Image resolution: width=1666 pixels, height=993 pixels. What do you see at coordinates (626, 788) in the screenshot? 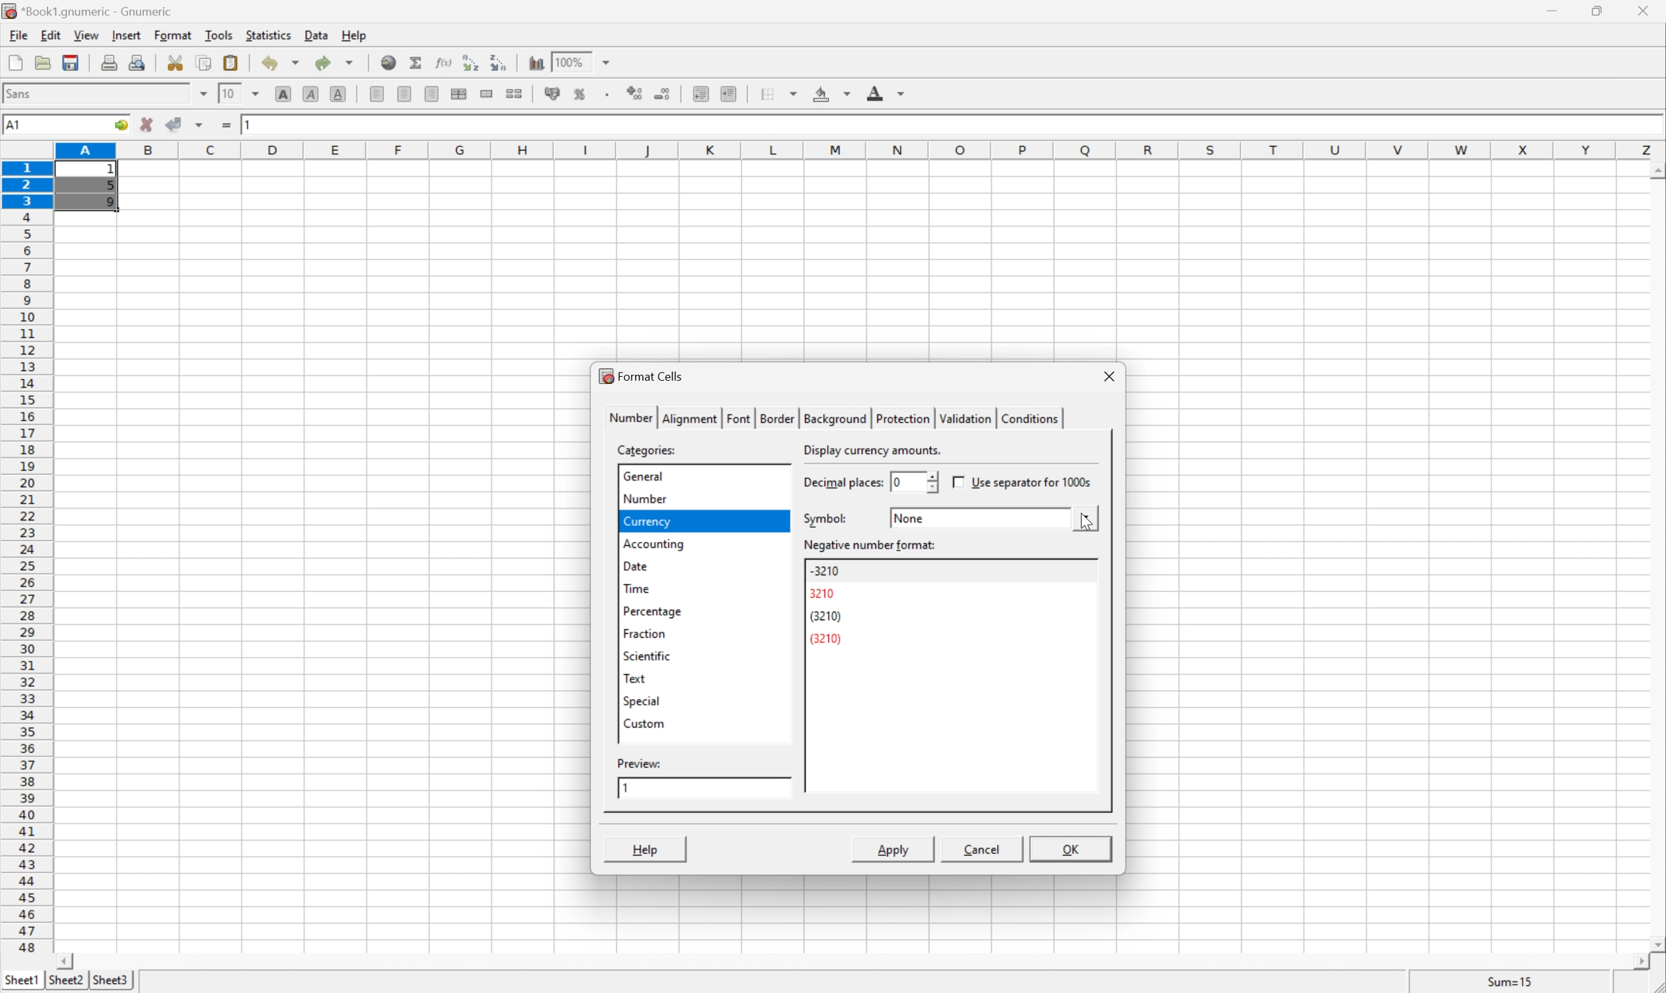
I see `1` at bounding box center [626, 788].